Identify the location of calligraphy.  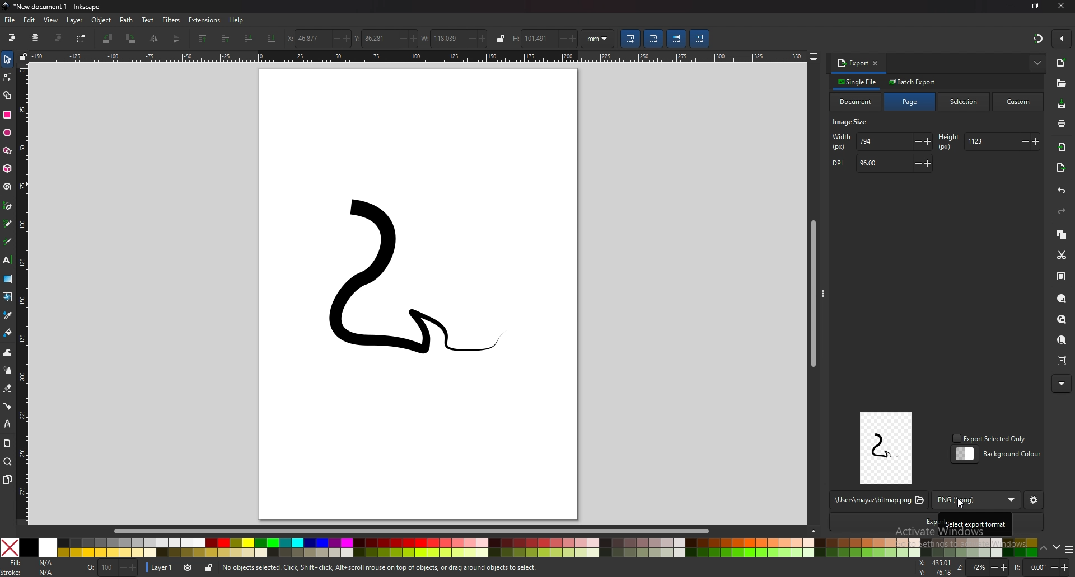
(8, 241).